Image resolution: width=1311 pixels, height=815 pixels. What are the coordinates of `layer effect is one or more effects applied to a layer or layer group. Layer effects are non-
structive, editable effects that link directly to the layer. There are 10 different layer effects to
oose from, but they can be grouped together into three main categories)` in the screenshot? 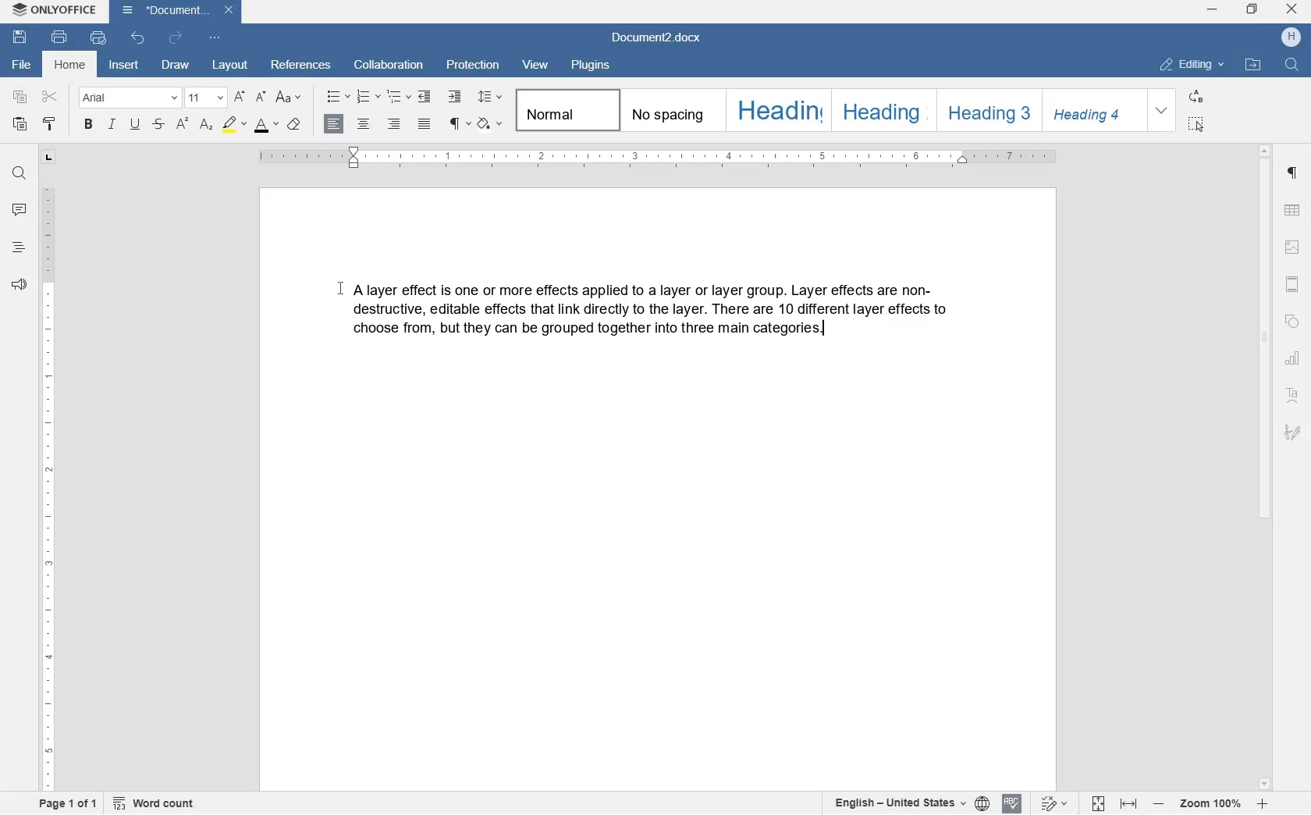 It's located at (659, 313).